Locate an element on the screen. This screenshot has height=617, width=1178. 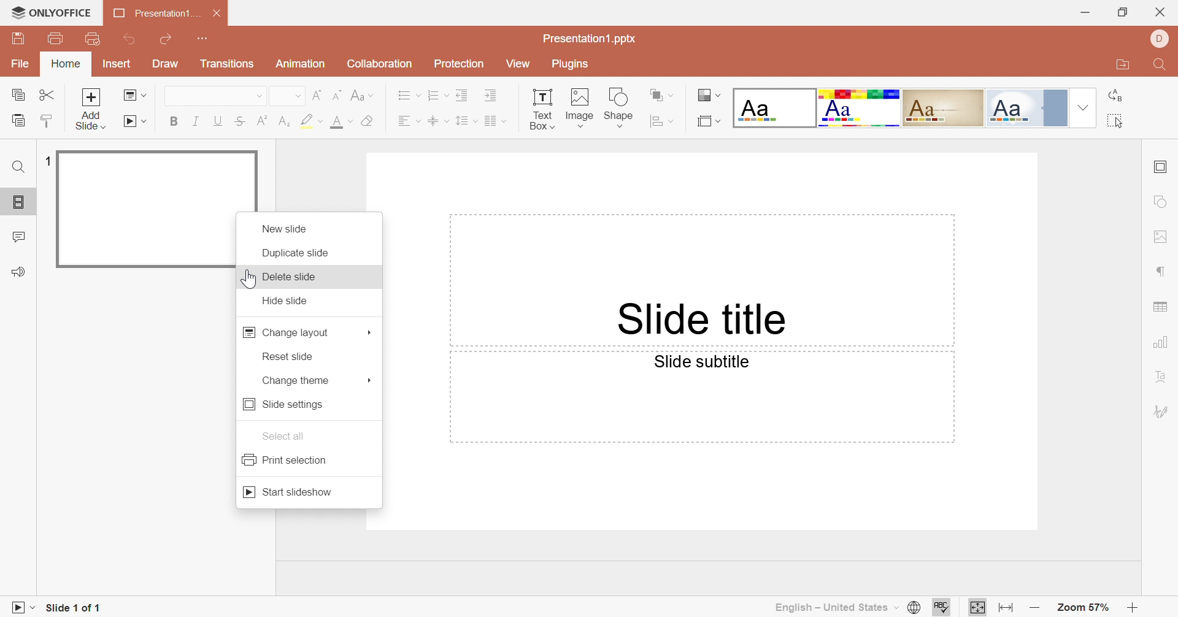
Comments is located at coordinates (17, 237).